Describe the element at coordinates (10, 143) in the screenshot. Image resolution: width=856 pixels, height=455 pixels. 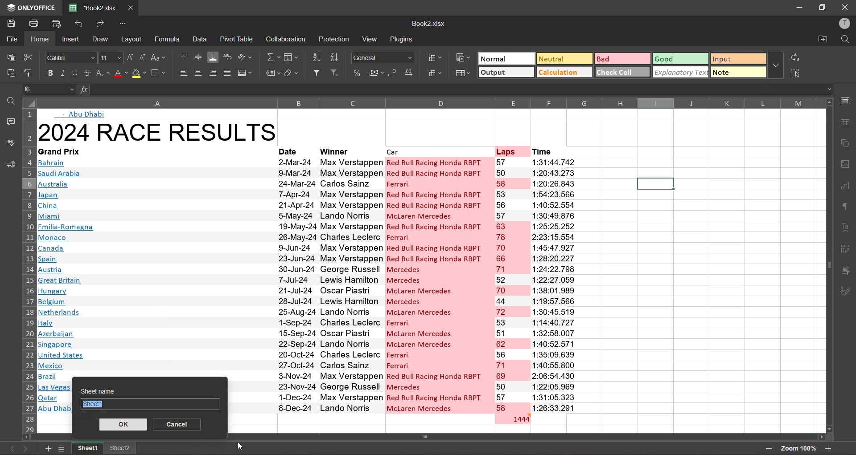
I see `spellcheck` at that location.